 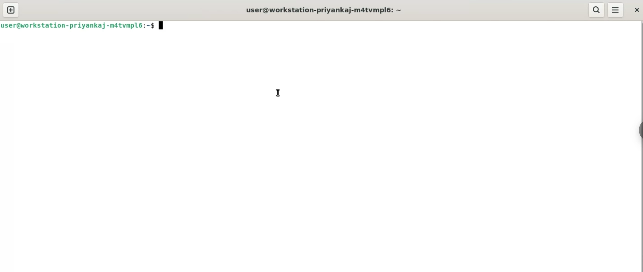 What do you see at coordinates (324, 9) in the screenshot?
I see `user@workstation-priyankaj-m4tvmpl6:-` at bounding box center [324, 9].